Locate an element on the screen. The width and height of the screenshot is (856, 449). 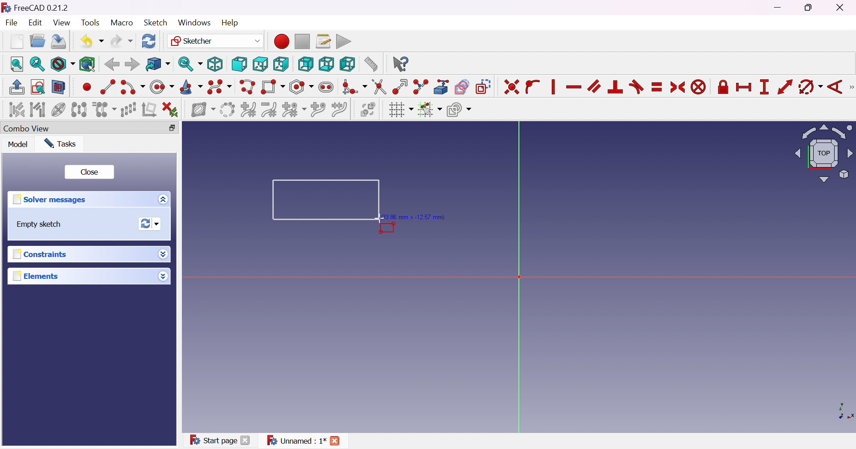
Fit all is located at coordinates (17, 64).